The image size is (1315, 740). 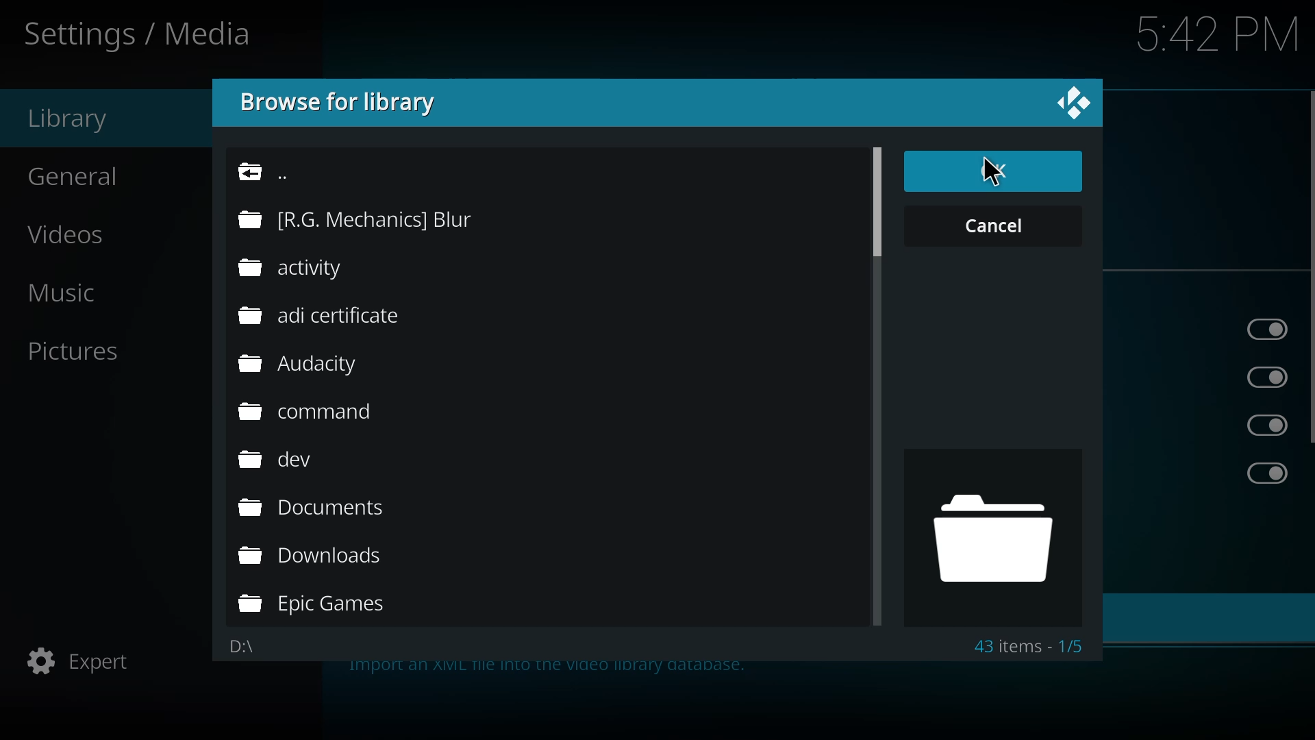 I want to click on folder, so click(x=318, y=606).